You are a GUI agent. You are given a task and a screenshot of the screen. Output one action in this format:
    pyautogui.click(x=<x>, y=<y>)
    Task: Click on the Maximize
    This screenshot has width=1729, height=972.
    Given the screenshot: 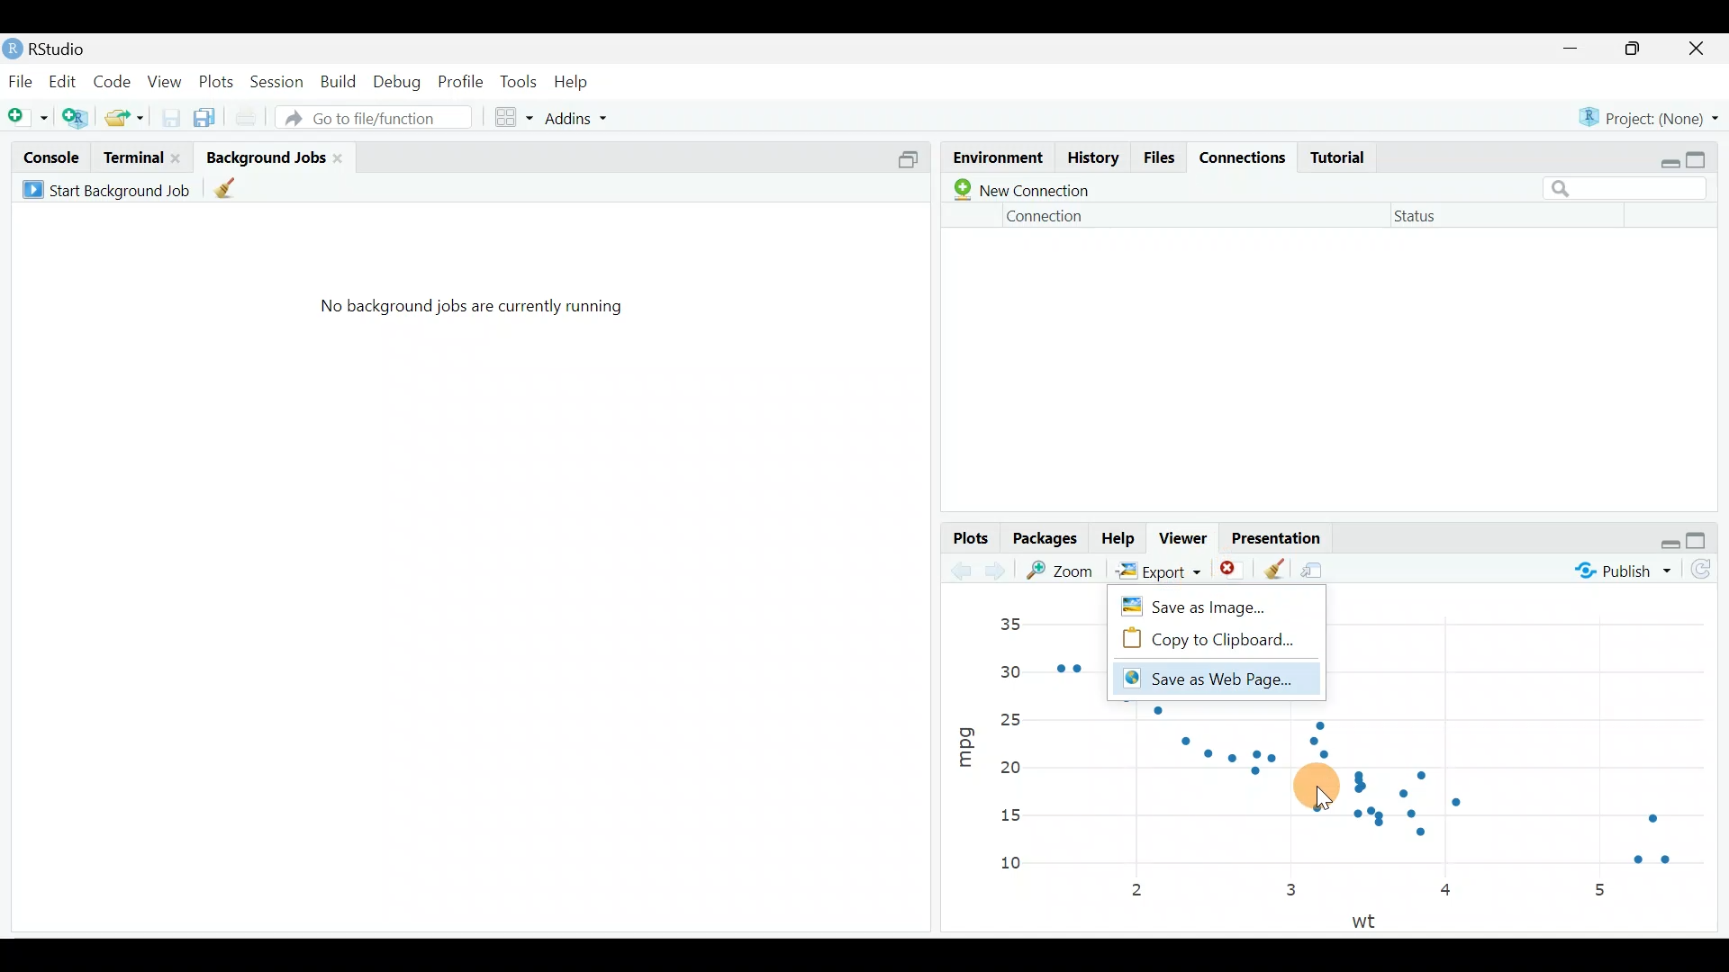 What is the action you would take?
    pyautogui.click(x=1636, y=50)
    